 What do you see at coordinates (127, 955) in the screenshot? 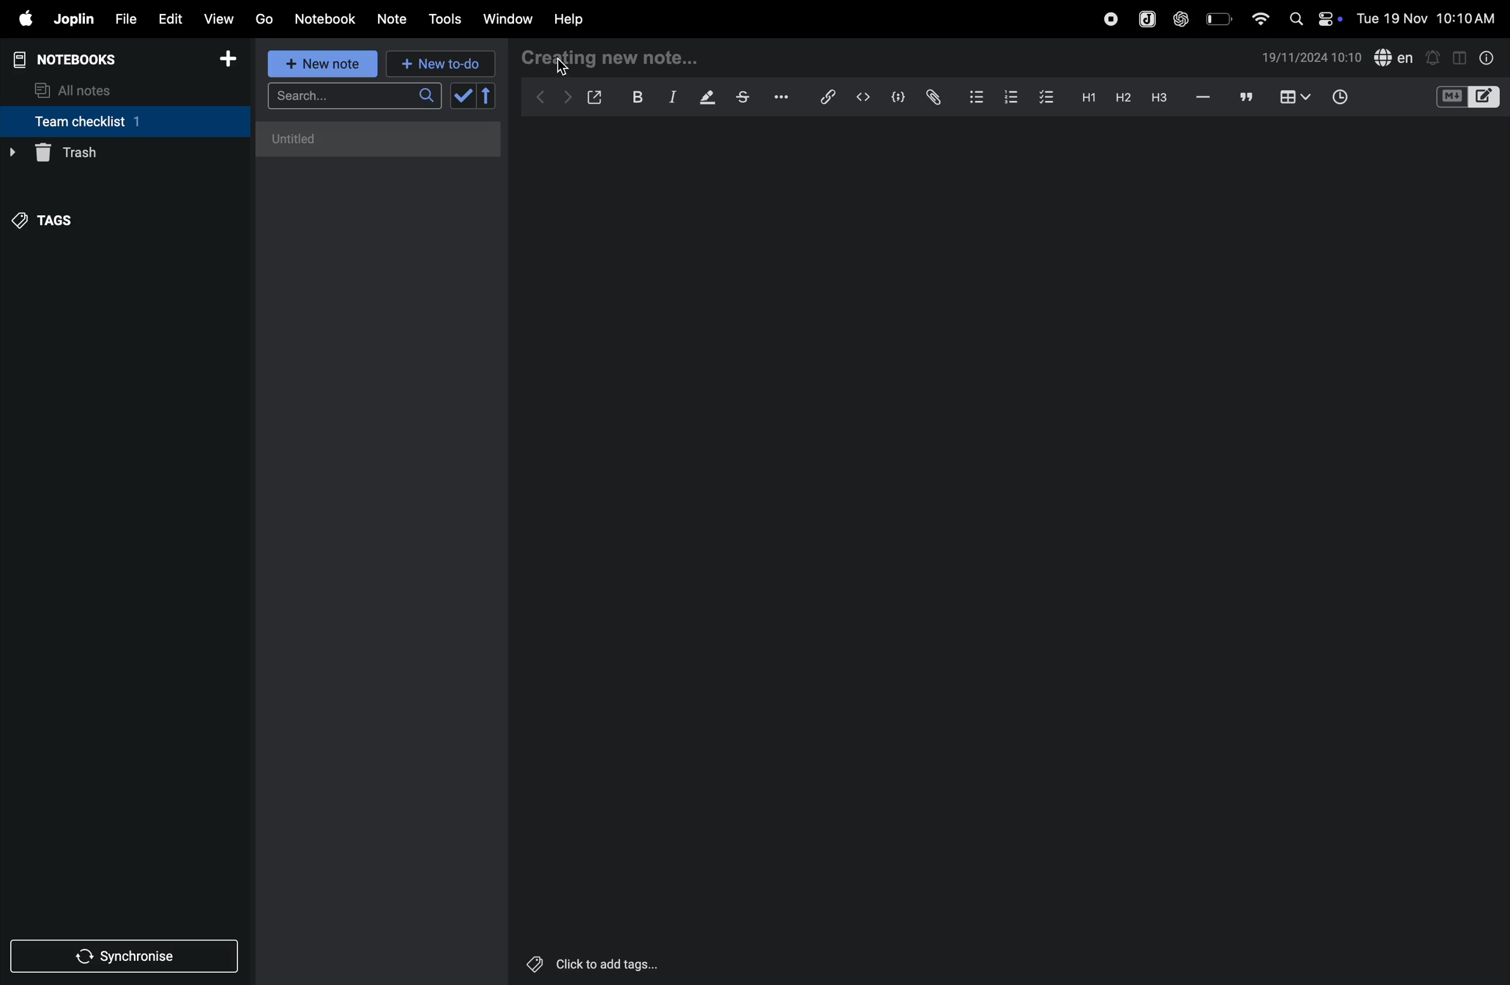
I see `synchronise` at bounding box center [127, 955].